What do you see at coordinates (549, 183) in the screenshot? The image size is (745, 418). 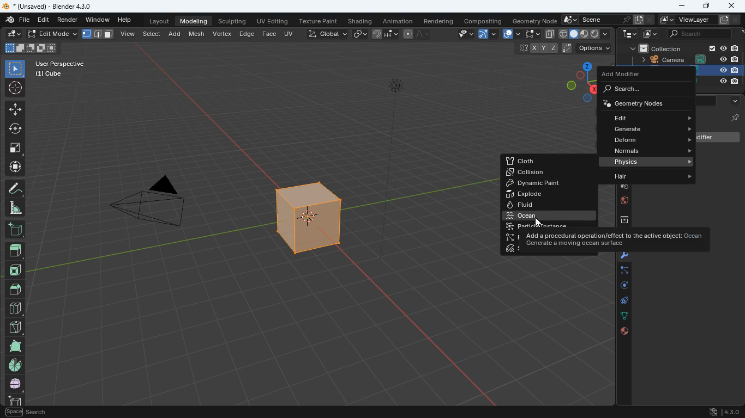 I see `dynamic paint` at bounding box center [549, 183].